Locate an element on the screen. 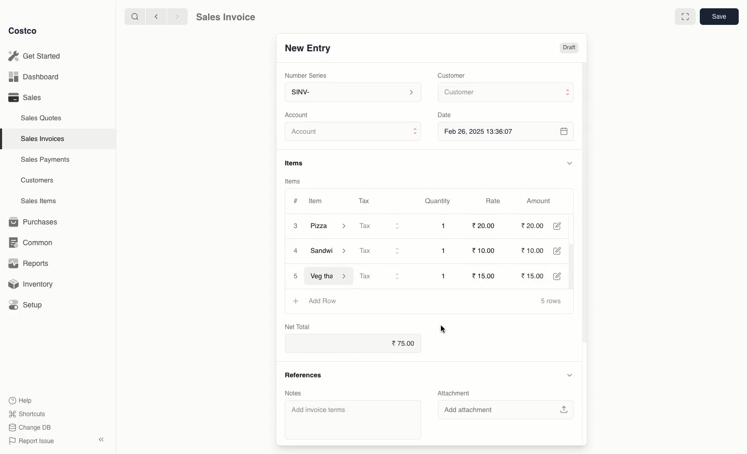  75.00 is located at coordinates (405, 344).